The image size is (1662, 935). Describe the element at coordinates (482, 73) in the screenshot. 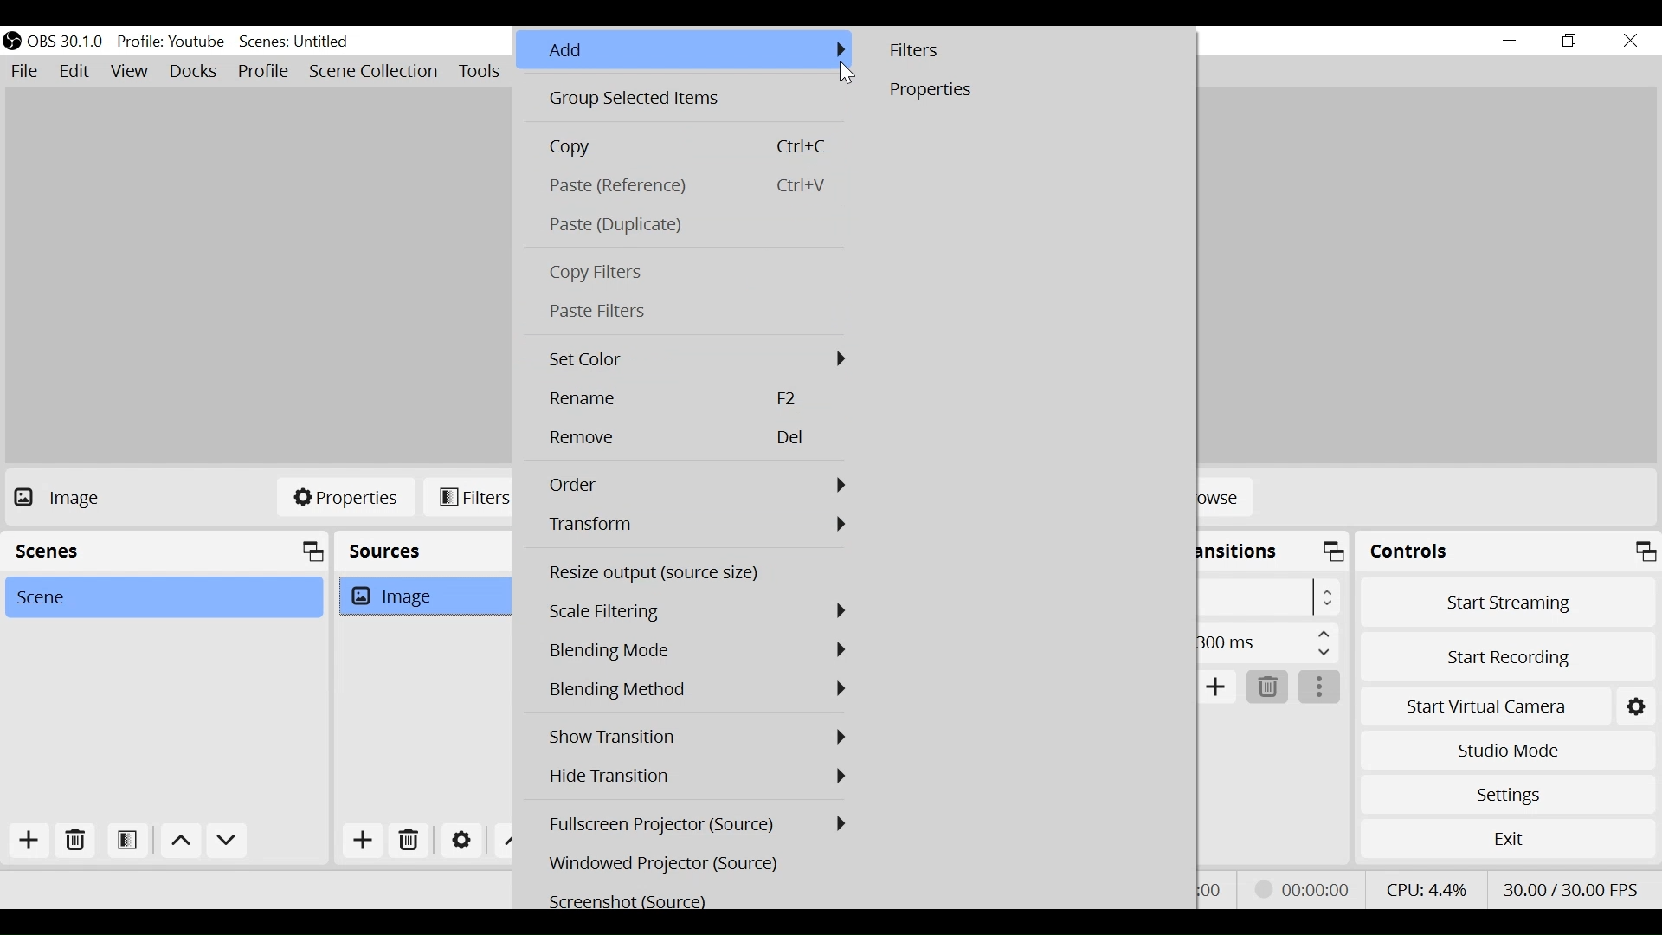

I see `Tools` at that location.